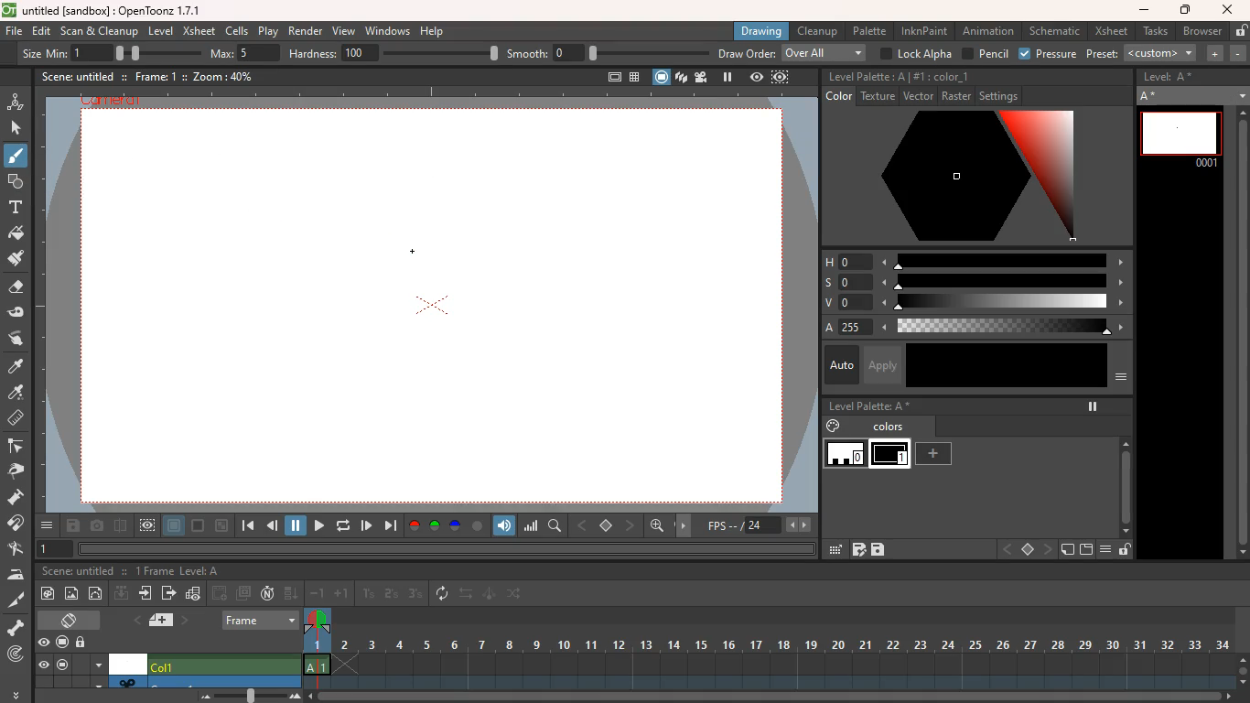  I want to click on scale, so click(1004, 304).